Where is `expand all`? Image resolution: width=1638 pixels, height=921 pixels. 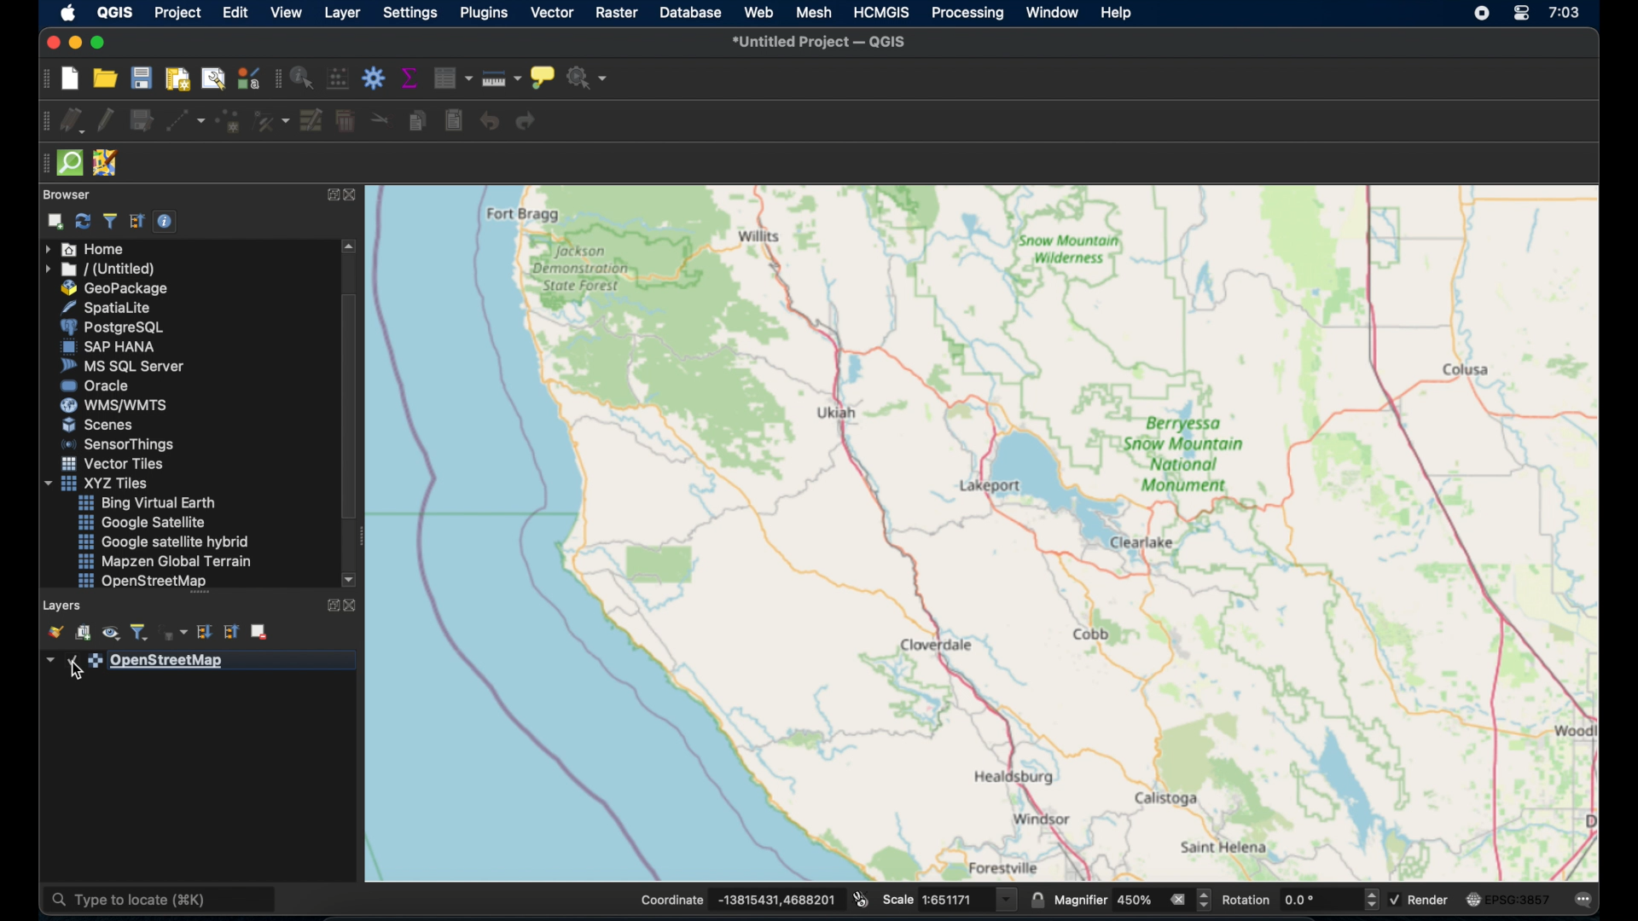 expand all is located at coordinates (204, 634).